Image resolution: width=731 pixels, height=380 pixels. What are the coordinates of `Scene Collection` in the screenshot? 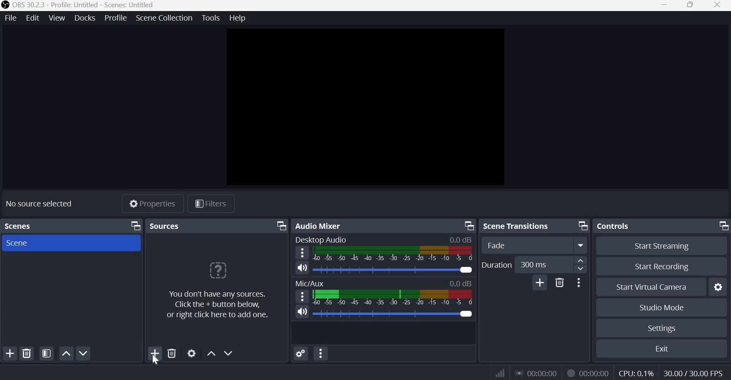 It's located at (164, 18).